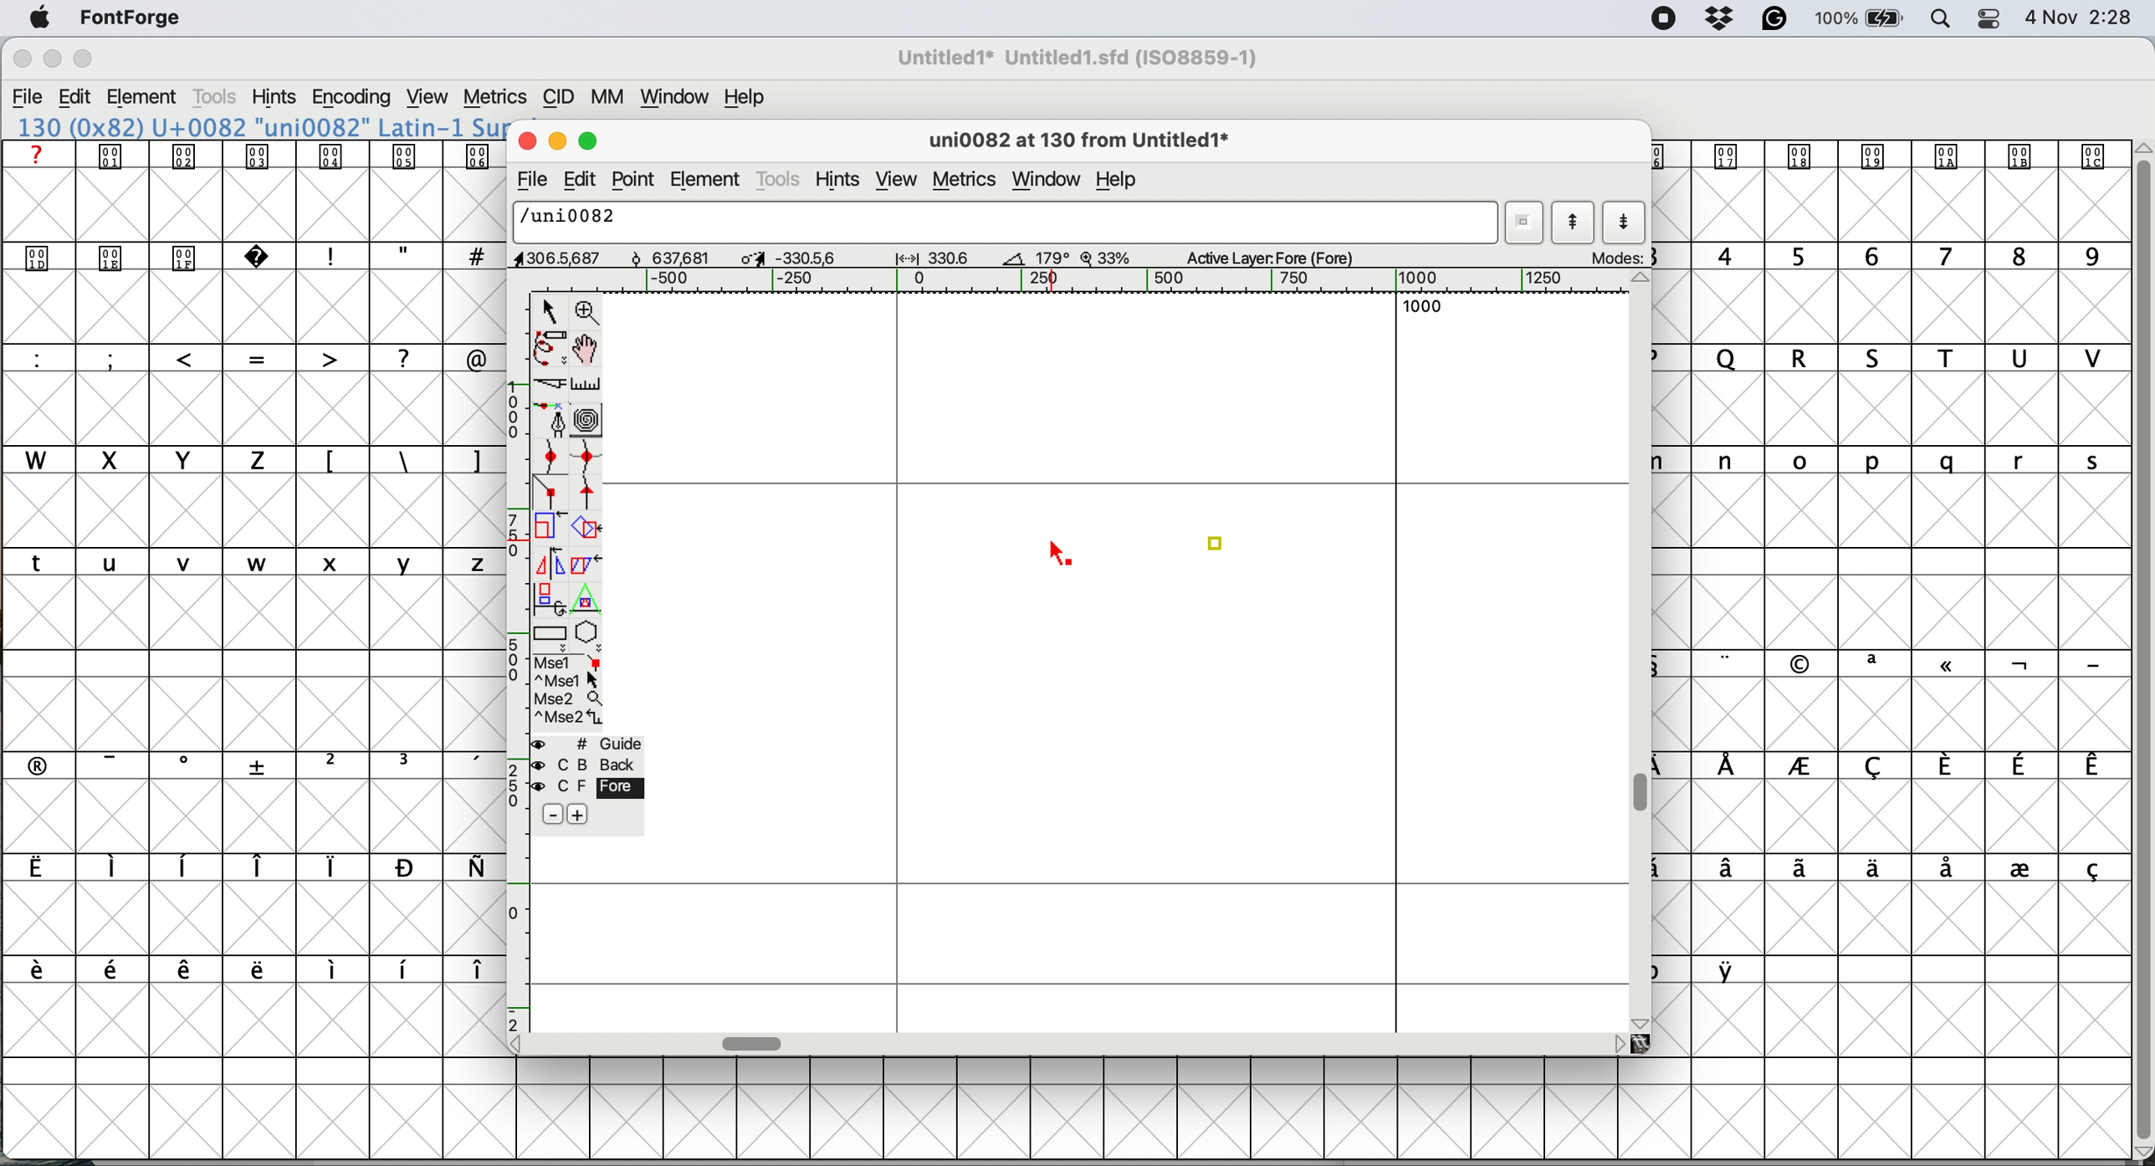 This screenshot has width=2155, height=1166. Describe the element at coordinates (1287, 256) in the screenshot. I see `active layer` at that location.